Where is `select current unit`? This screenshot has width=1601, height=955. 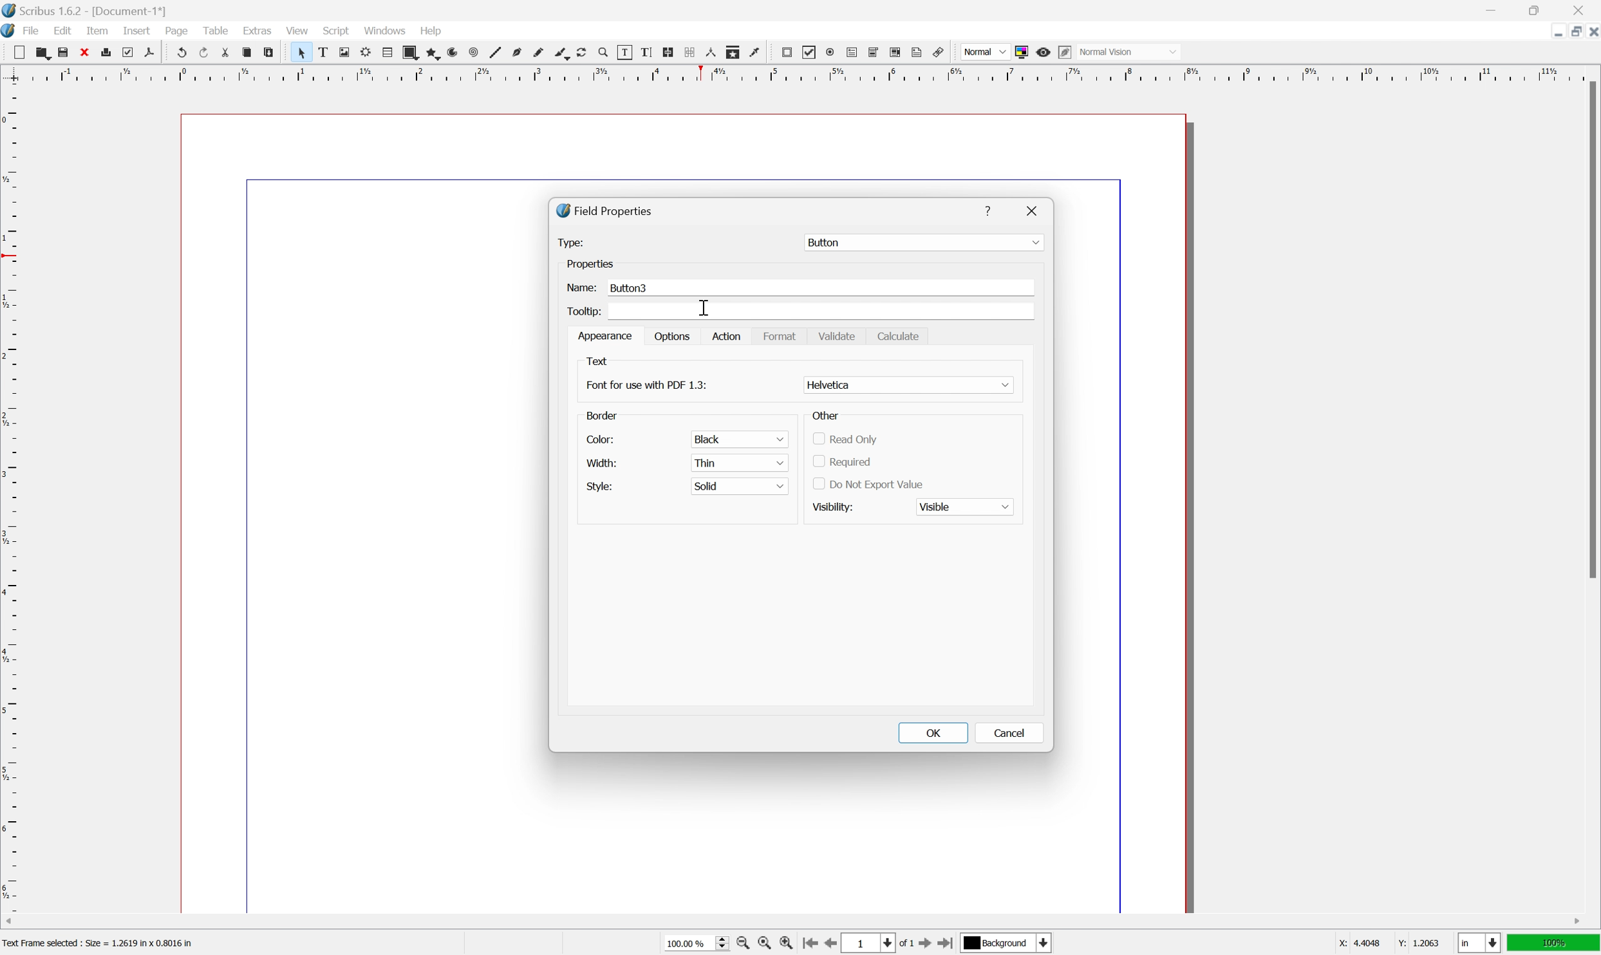 select current unit is located at coordinates (1479, 944).